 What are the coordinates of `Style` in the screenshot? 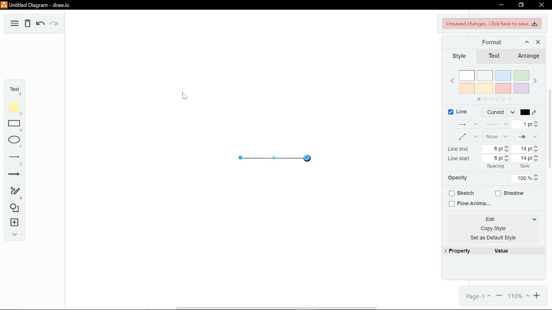 It's located at (461, 57).